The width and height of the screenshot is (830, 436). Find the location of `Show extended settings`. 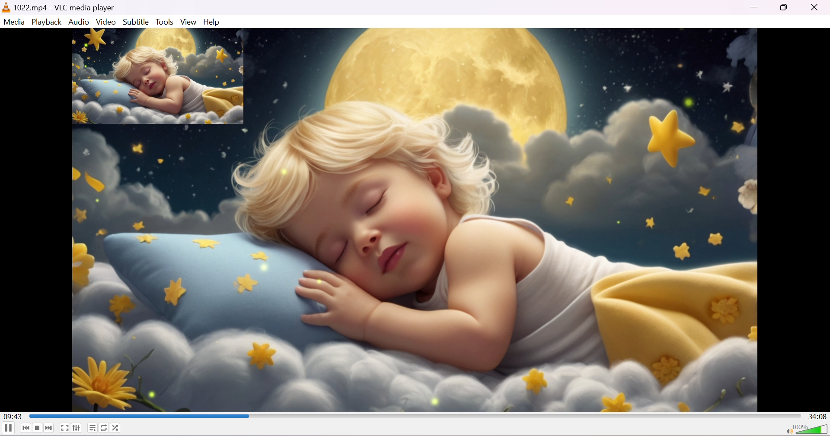

Show extended settings is located at coordinates (77, 429).